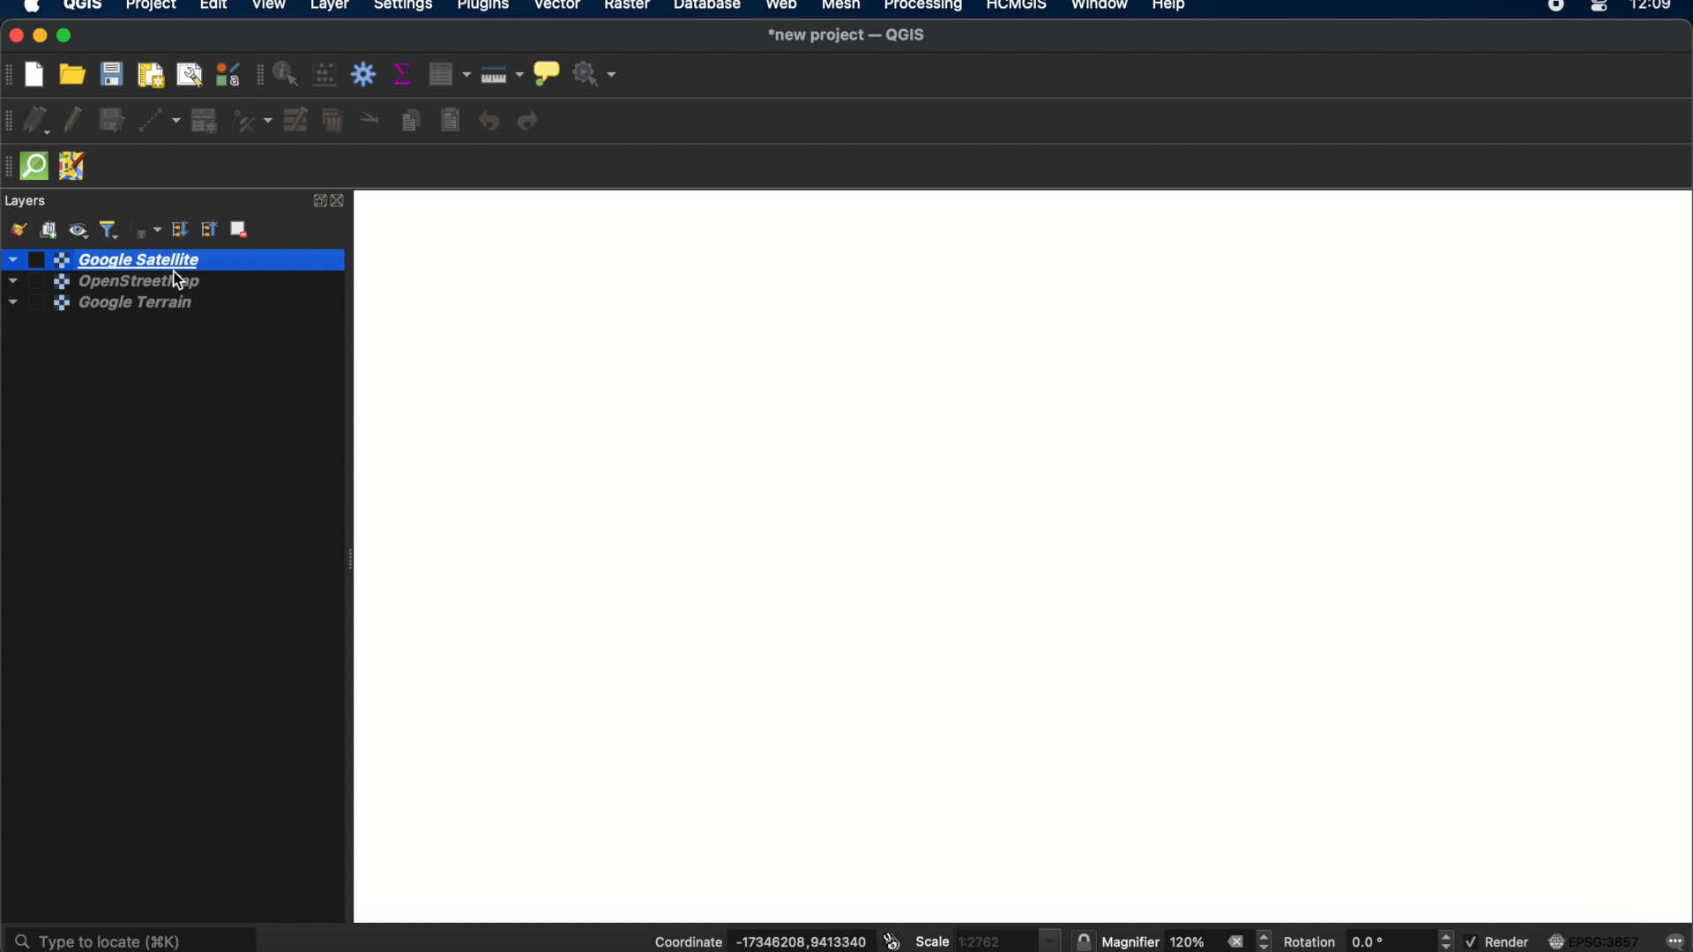 The width and height of the screenshot is (1693, 952). I want to click on toolbox, so click(366, 75).